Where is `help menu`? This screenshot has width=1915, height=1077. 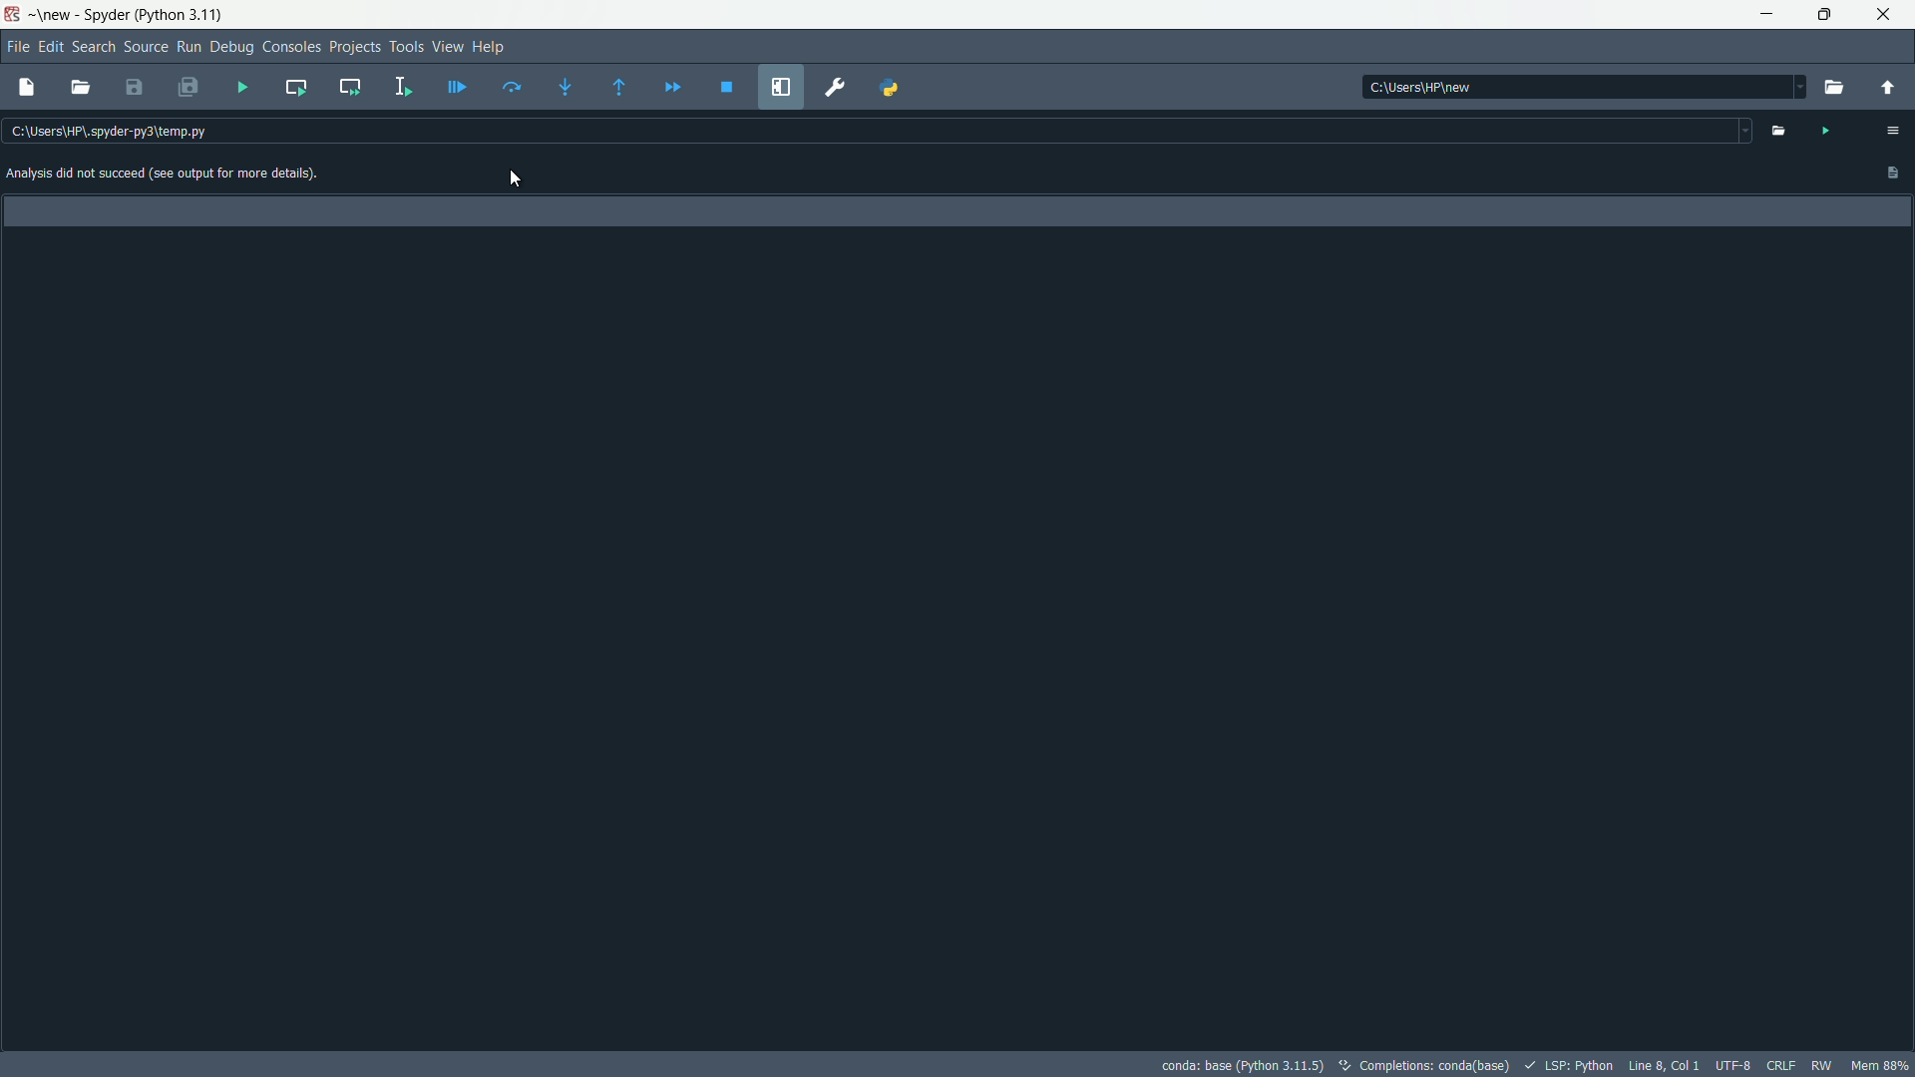 help menu is located at coordinates (489, 48).